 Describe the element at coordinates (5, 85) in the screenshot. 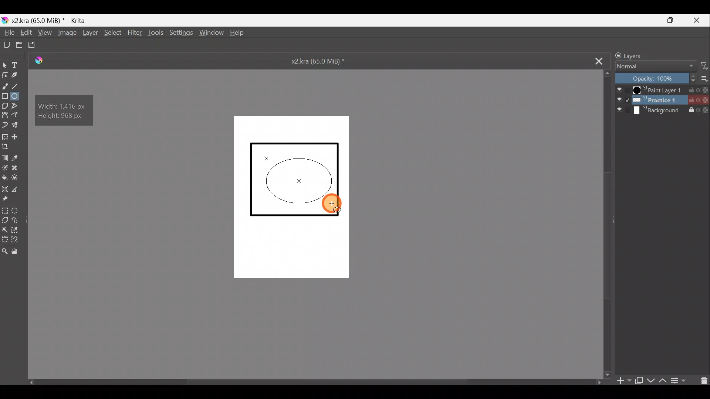

I see `Freehand brush tool` at that location.